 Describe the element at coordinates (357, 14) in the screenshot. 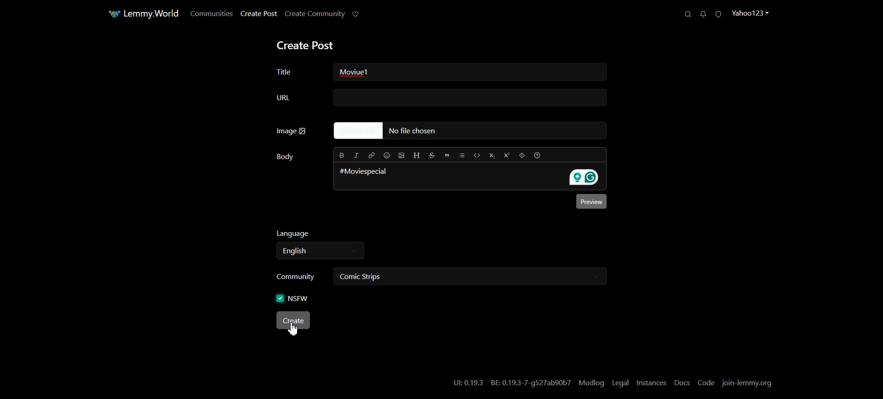

I see `Support Limmy` at that location.